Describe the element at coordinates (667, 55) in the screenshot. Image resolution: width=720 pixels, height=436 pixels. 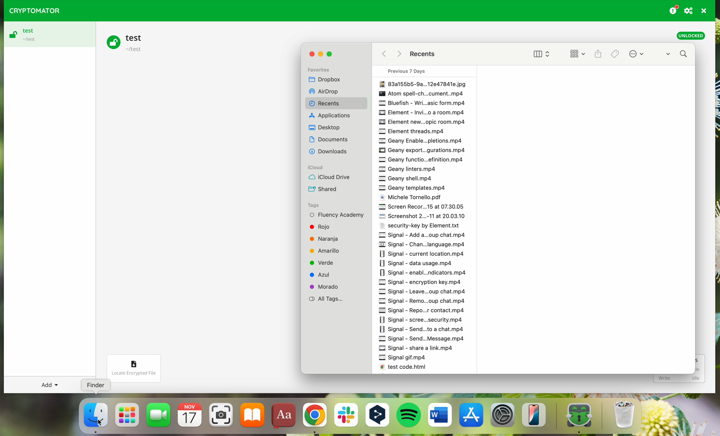
I see `dropdown` at that location.